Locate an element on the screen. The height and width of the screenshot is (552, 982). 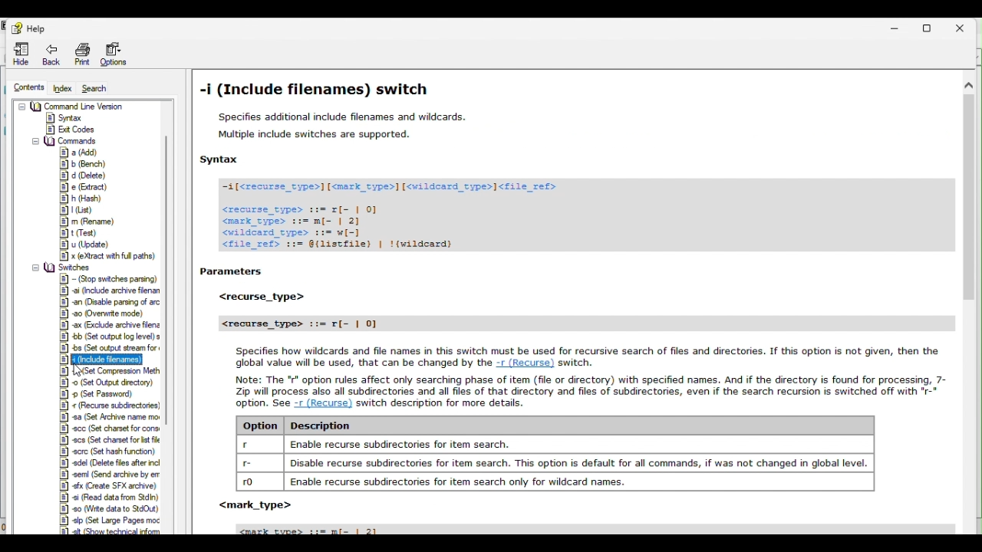
Recourse sub directories is located at coordinates (107, 406).